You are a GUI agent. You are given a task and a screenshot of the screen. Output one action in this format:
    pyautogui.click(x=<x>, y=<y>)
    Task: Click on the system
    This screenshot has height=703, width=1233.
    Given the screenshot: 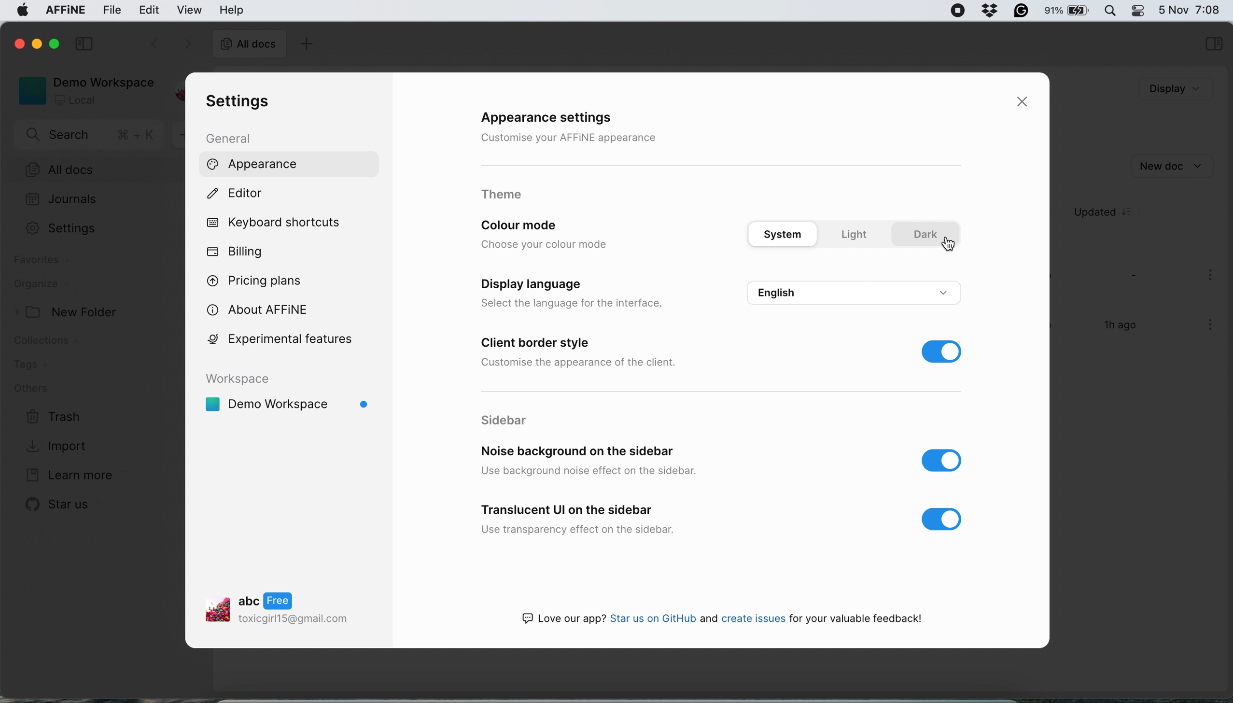 What is the action you would take?
    pyautogui.click(x=787, y=233)
    